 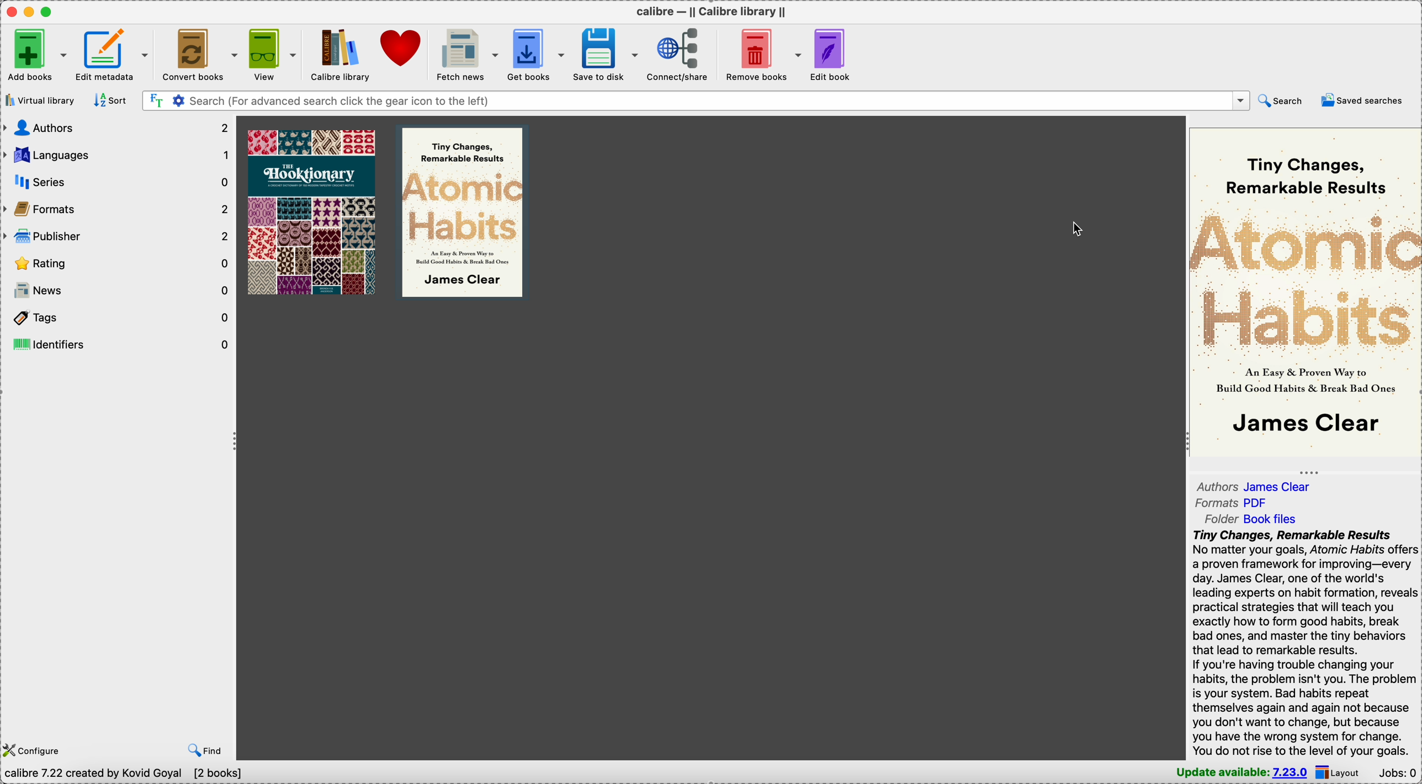 What do you see at coordinates (13, 12) in the screenshot?
I see `close` at bounding box center [13, 12].